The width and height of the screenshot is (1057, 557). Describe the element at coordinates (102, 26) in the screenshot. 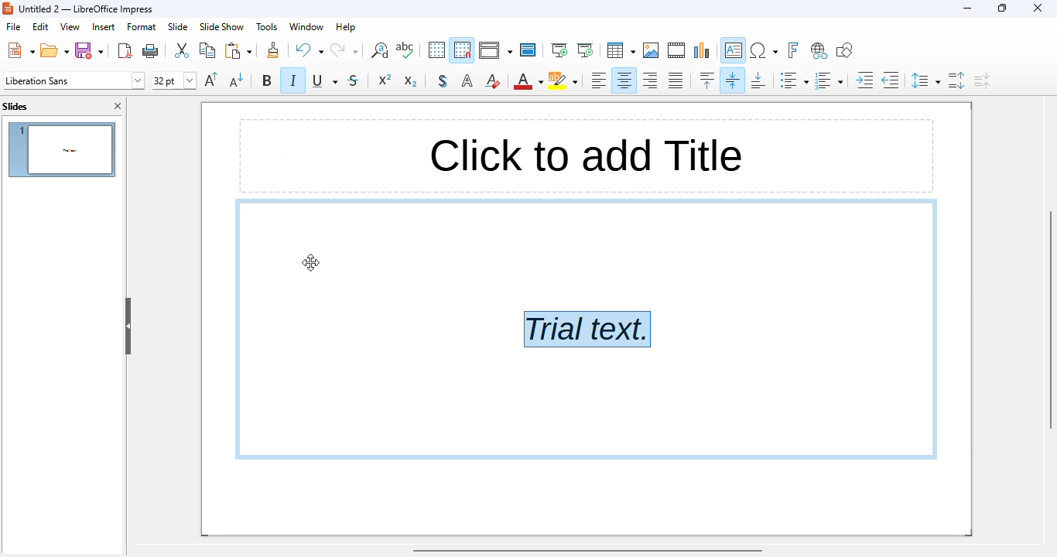

I see `insert` at that location.